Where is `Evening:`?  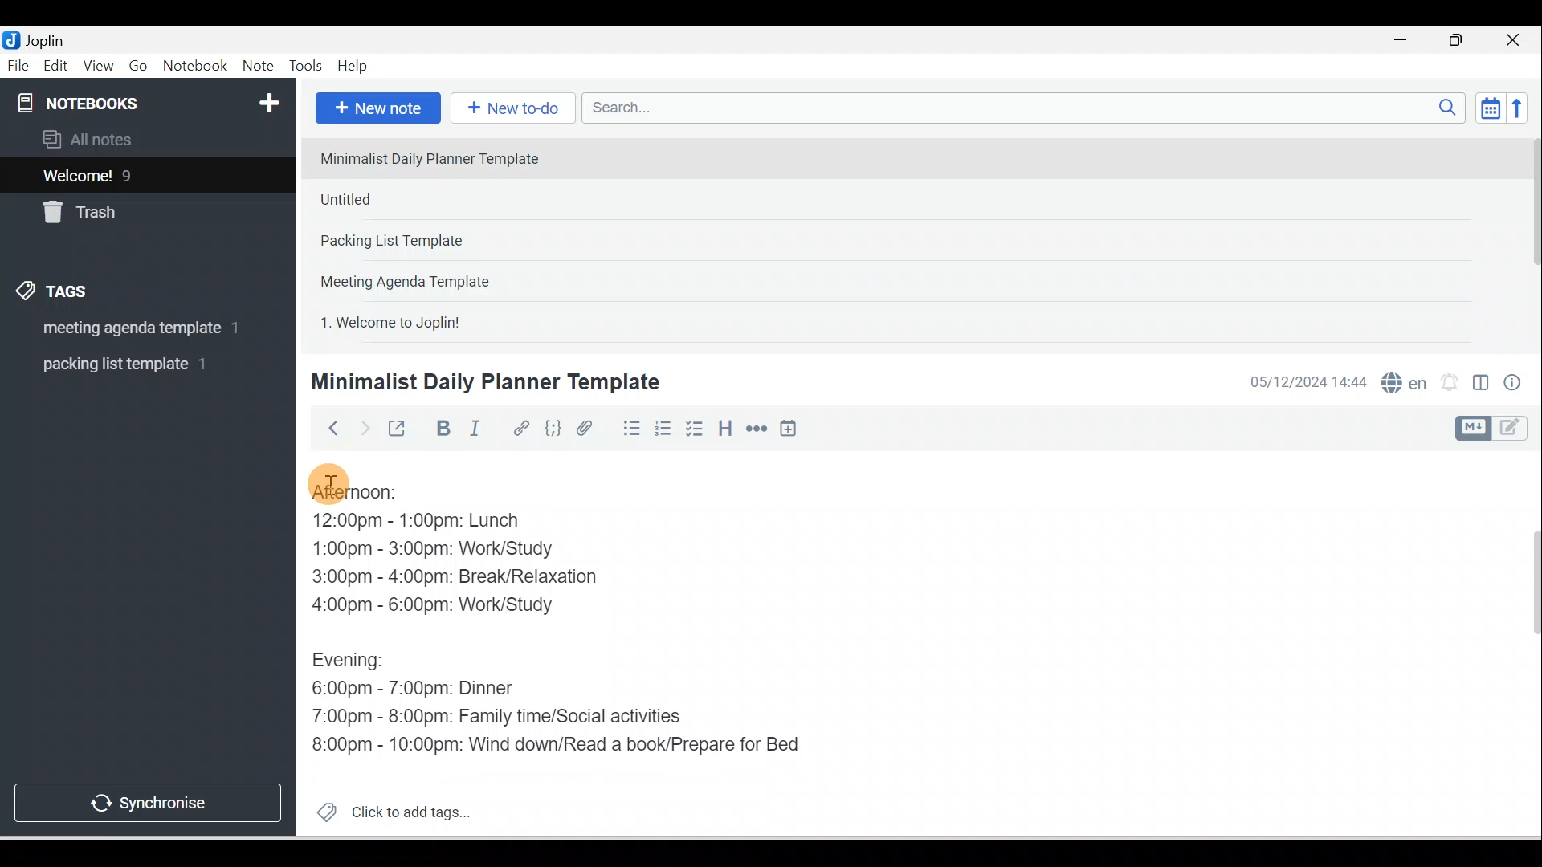
Evening: is located at coordinates (359, 663).